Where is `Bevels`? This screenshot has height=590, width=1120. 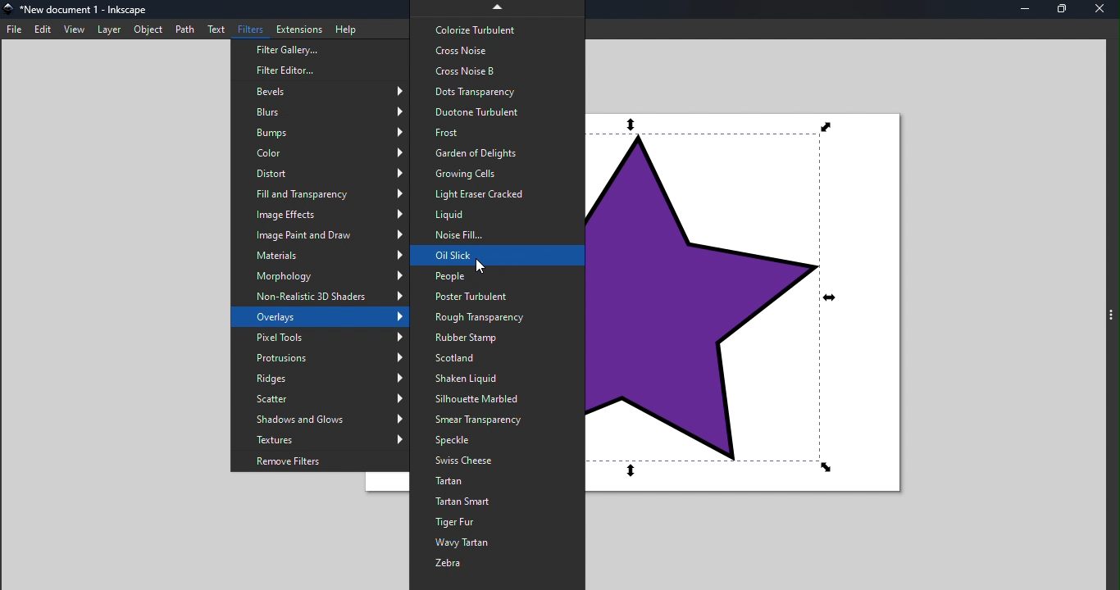 Bevels is located at coordinates (318, 90).